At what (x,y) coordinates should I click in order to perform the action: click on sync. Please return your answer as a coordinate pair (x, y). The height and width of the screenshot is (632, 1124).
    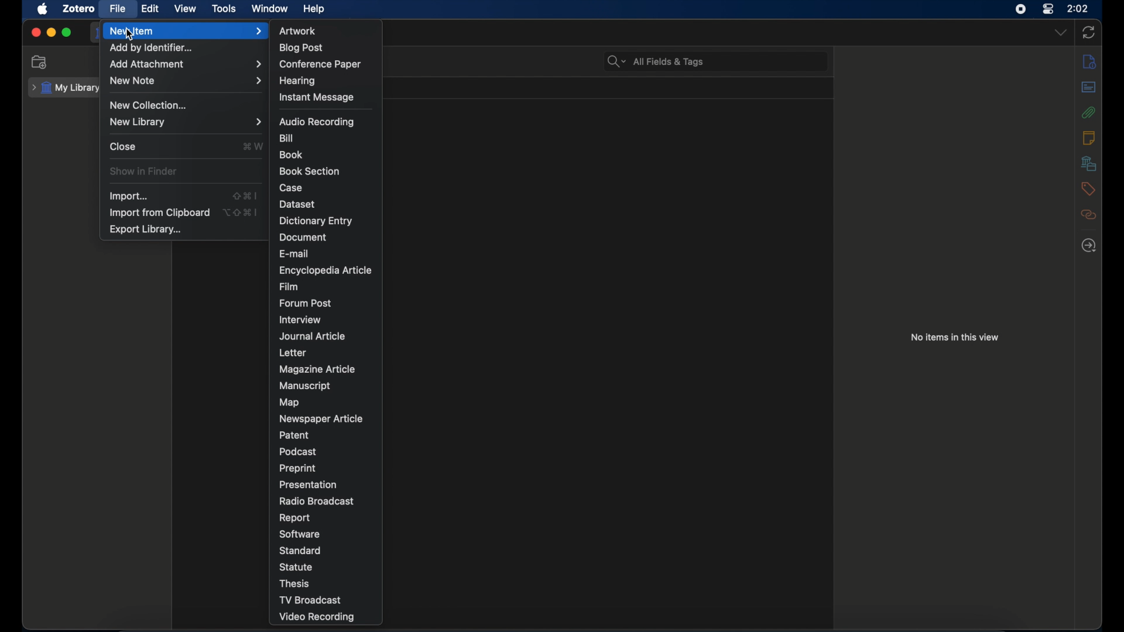
    Looking at the image, I should click on (1089, 33).